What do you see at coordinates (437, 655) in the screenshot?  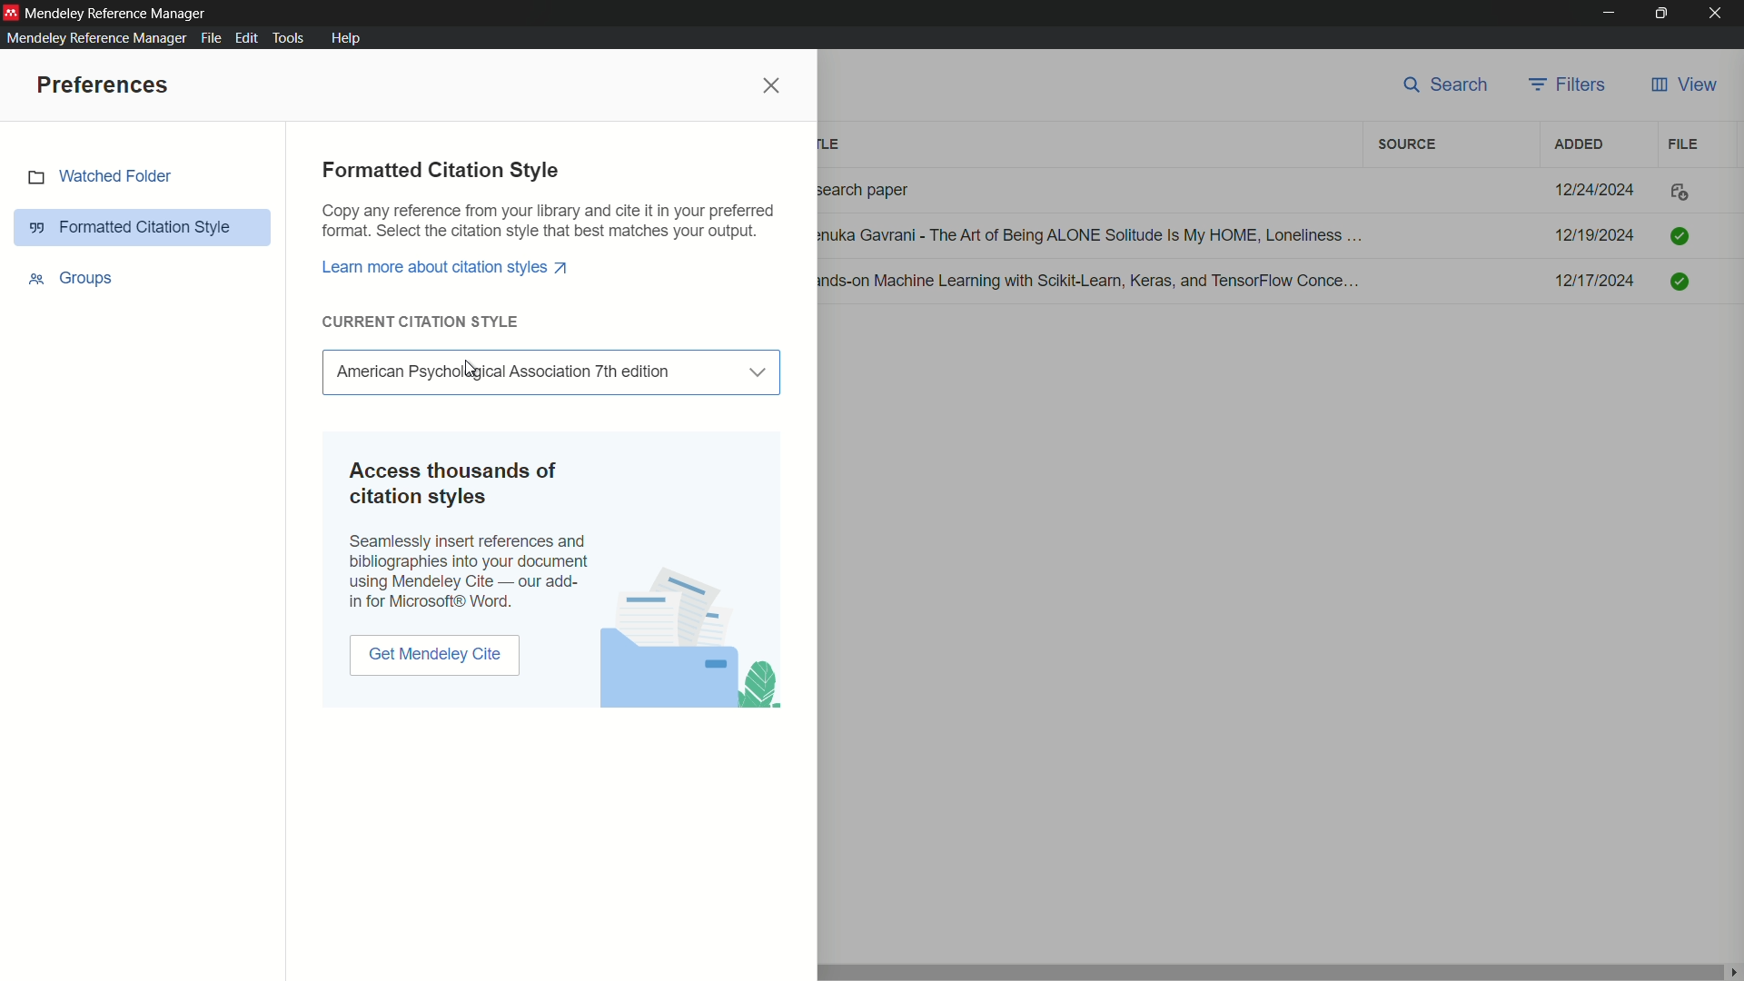 I see `get mendeley cite` at bounding box center [437, 655].